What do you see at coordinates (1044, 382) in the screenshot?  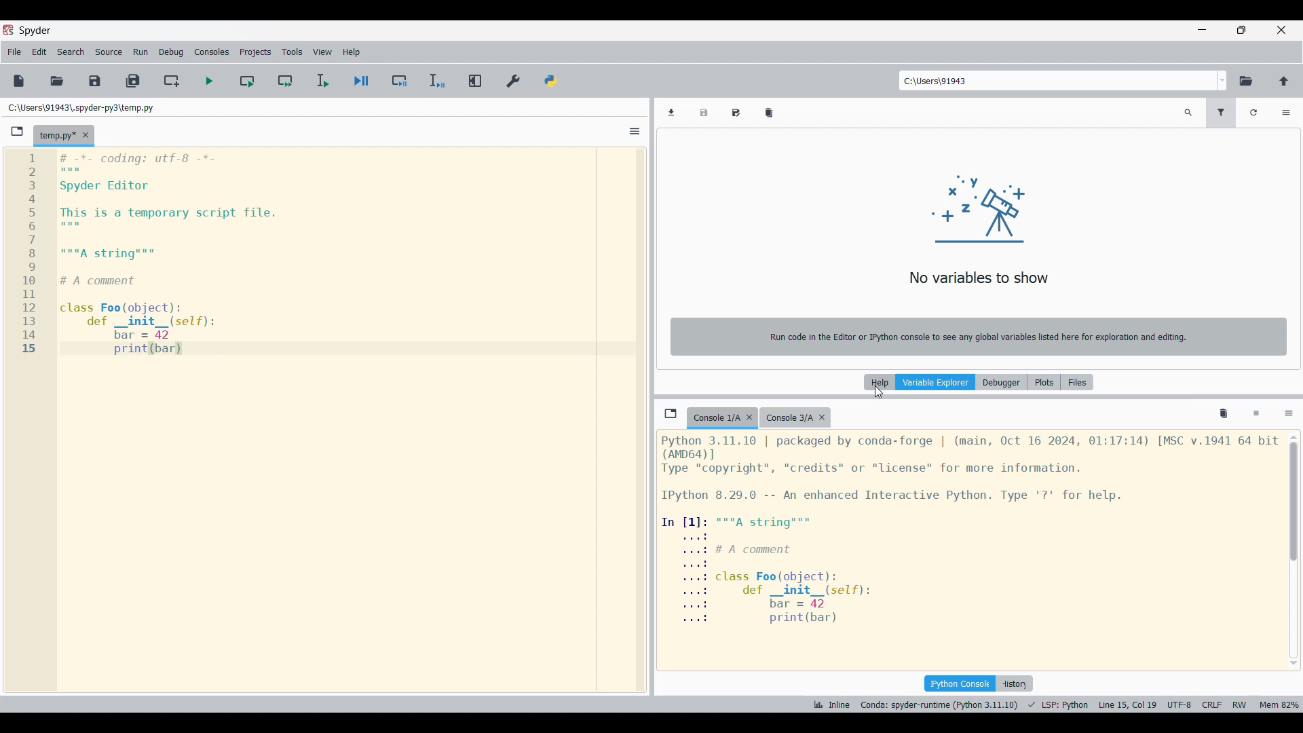 I see `Plots` at bounding box center [1044, 382].